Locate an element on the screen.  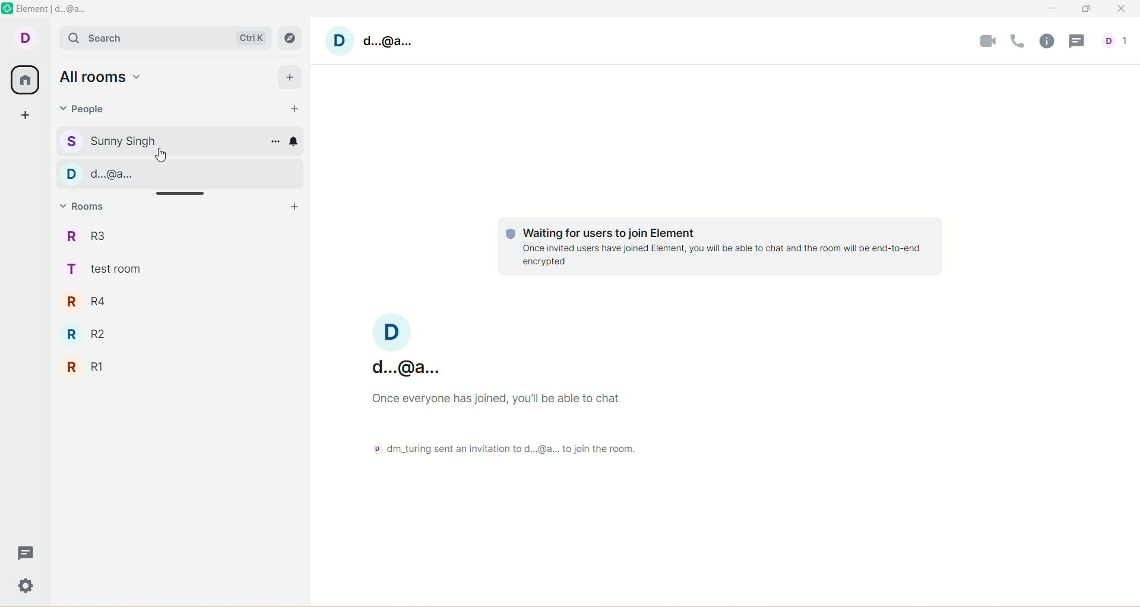
R2 is located at coordinates (92, 334).